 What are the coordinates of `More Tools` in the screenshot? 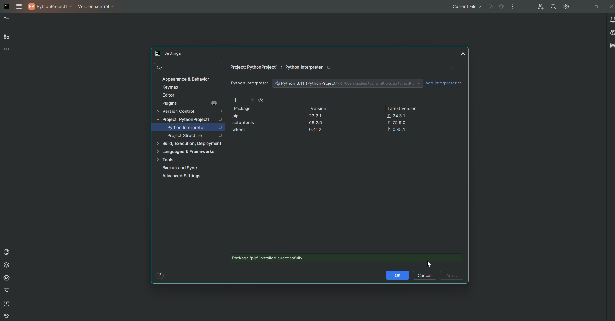 It's located at (6, 50).